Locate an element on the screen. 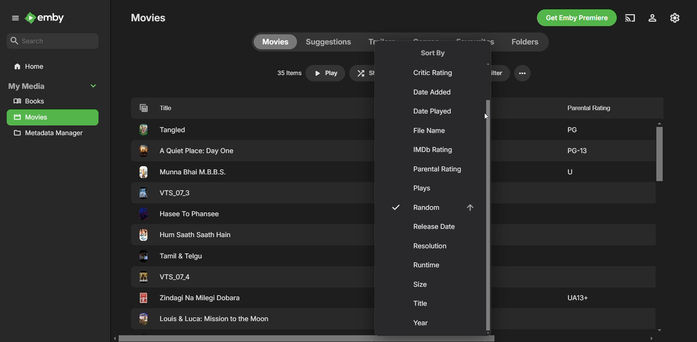  Year is located at coordinates (422, 324).